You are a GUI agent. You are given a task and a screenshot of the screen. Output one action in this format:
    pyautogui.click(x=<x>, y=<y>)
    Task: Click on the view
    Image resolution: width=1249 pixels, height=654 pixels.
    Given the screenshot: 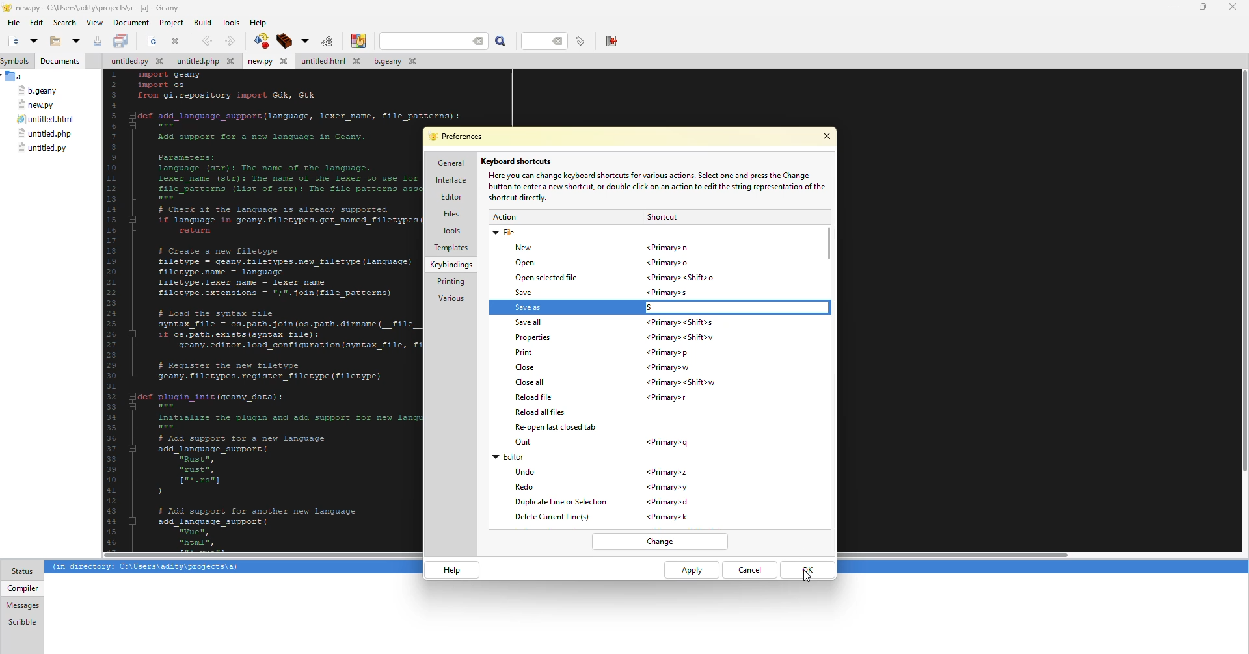 What is the action you would take?
    pyautogui.click(x=94, y=23)
    